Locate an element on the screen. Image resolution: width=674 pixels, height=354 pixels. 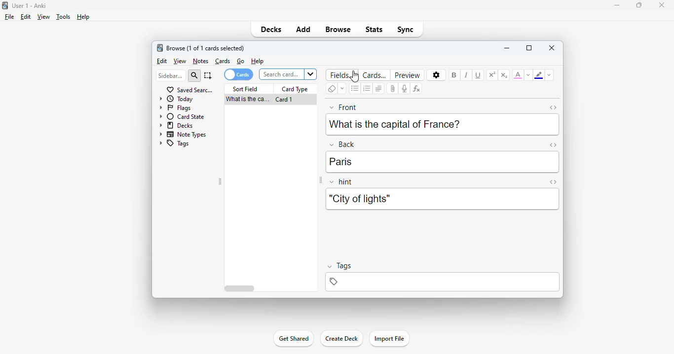
browse (1 of 1 cards selected) is located at coordinates (206, 48).